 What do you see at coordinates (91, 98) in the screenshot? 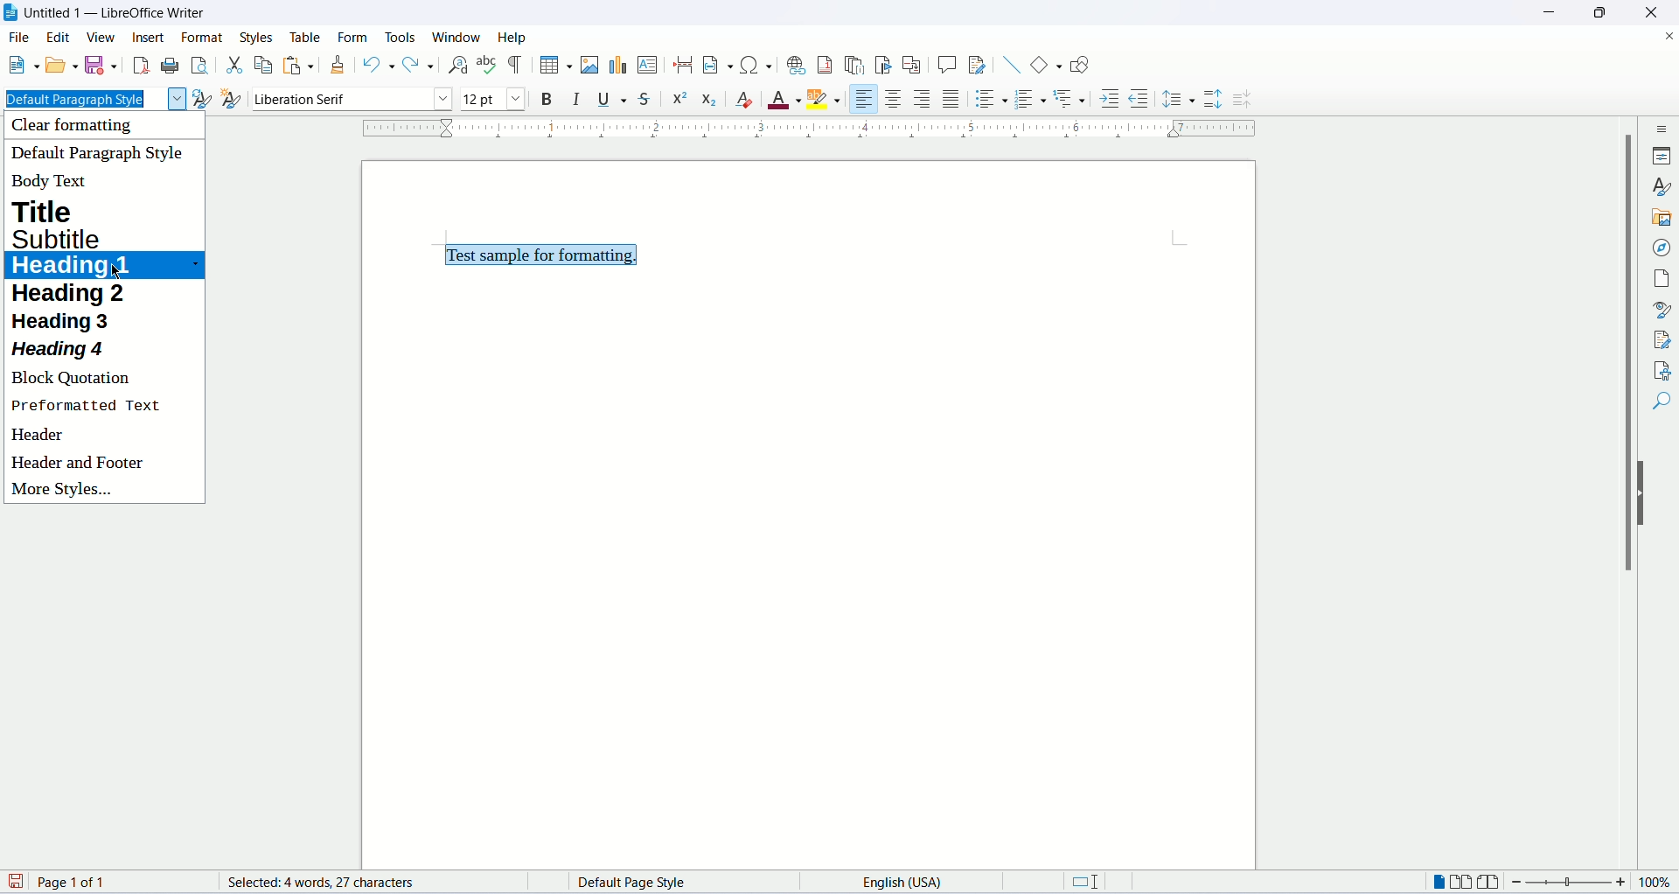
I see `paragraph style` at bounding box center [91, 98].